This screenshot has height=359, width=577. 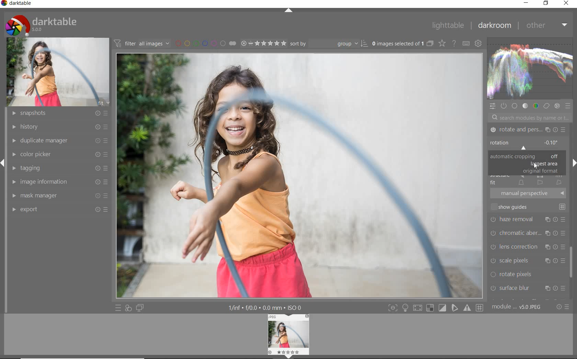 What do you see at coordinates (60, 209) in the screenshot?
I see `export` at bounding box center [60, 209].